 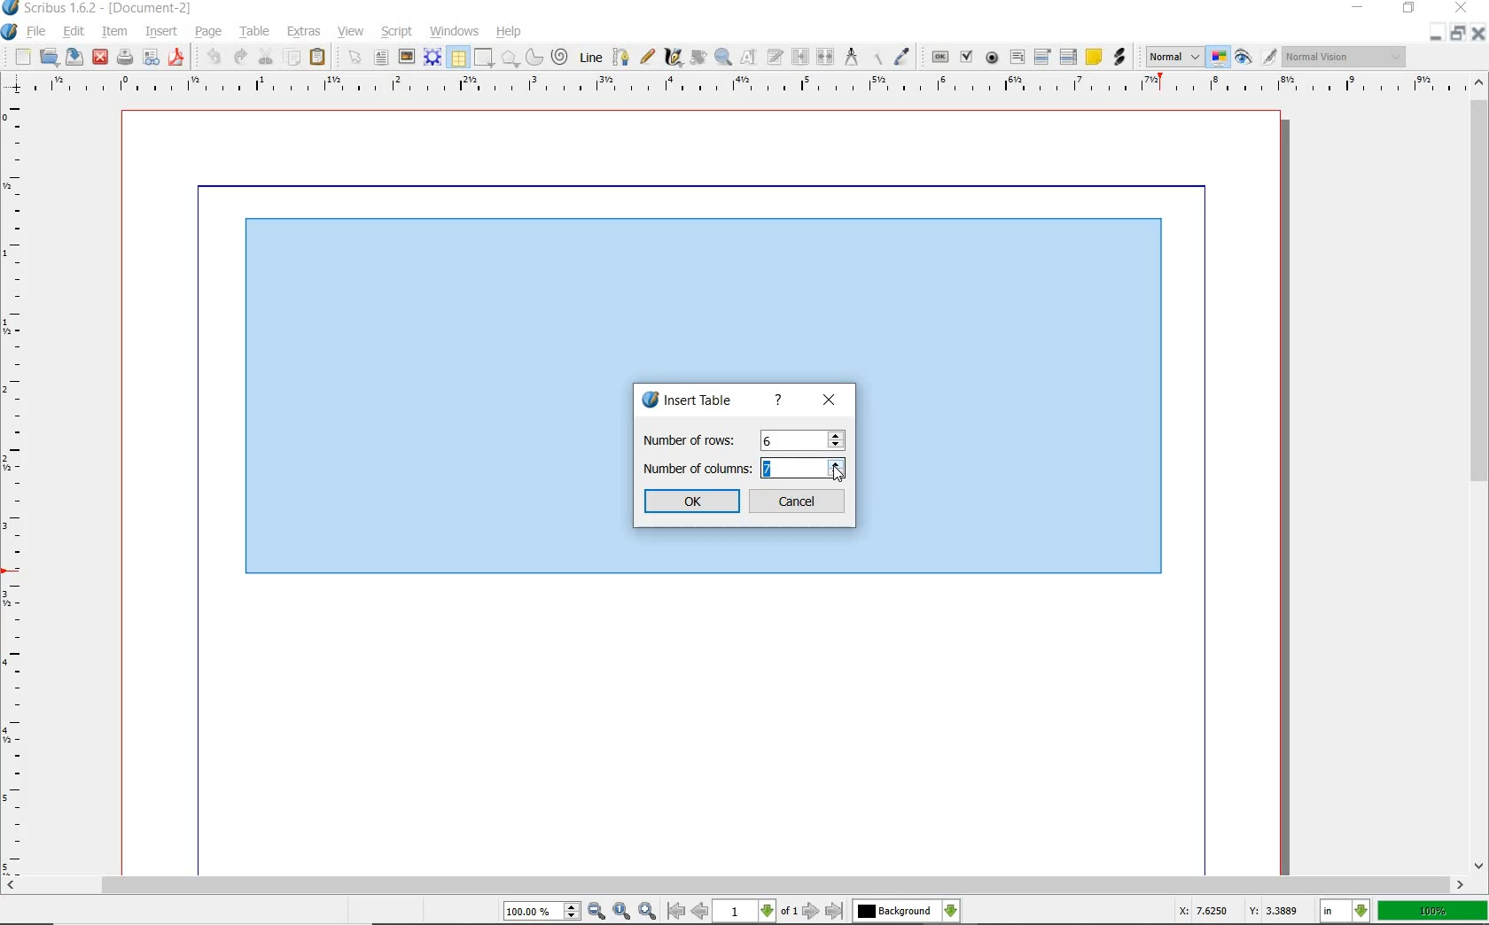 I want to click on new, so click(x=24, y=56).